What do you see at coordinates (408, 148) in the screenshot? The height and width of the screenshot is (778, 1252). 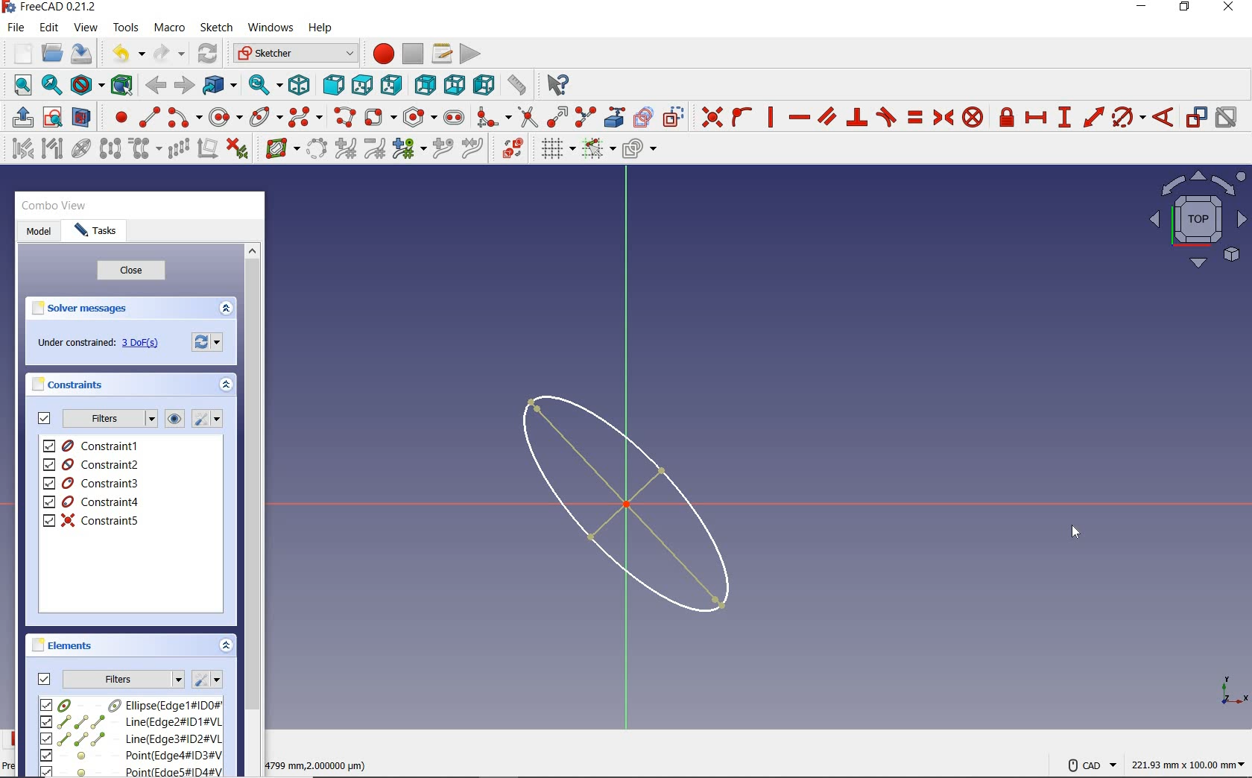 I see `modify knot multiplicity` at bounding box center [408, 148].